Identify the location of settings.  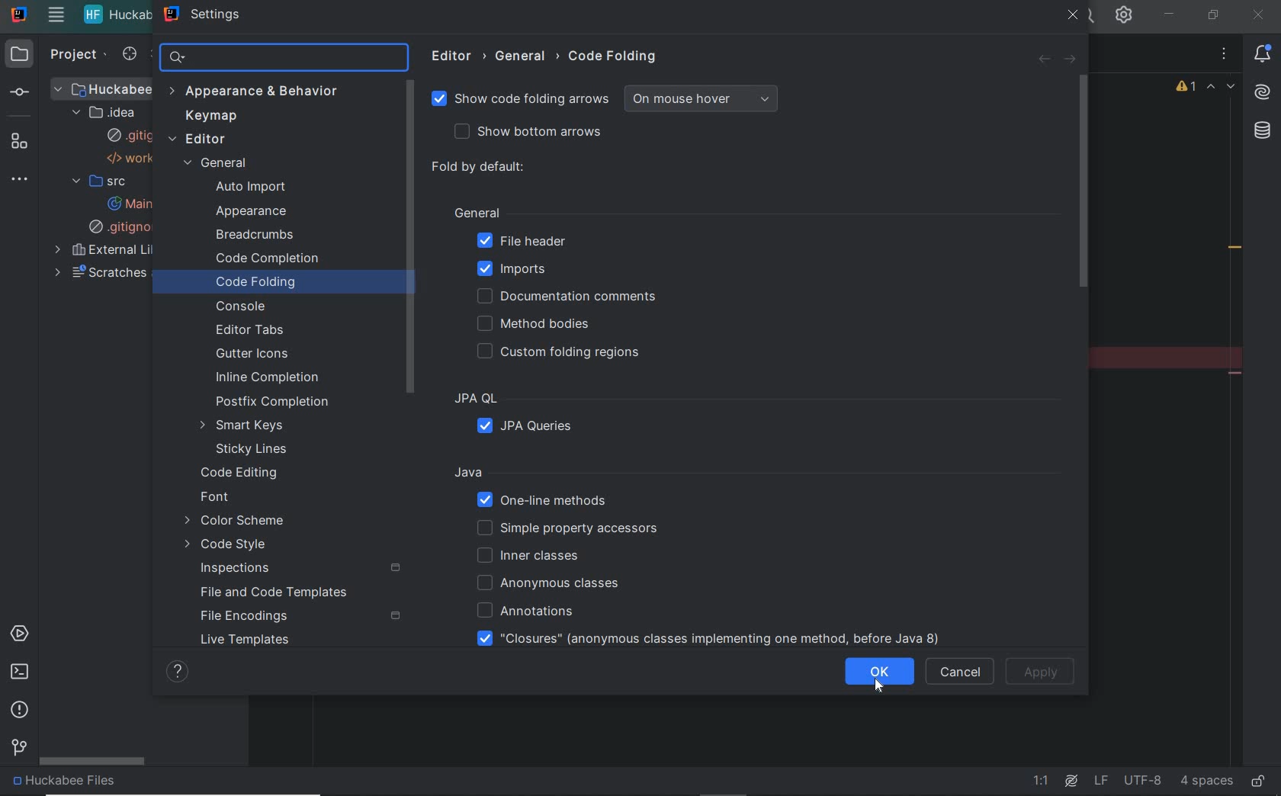
(1125, 17).